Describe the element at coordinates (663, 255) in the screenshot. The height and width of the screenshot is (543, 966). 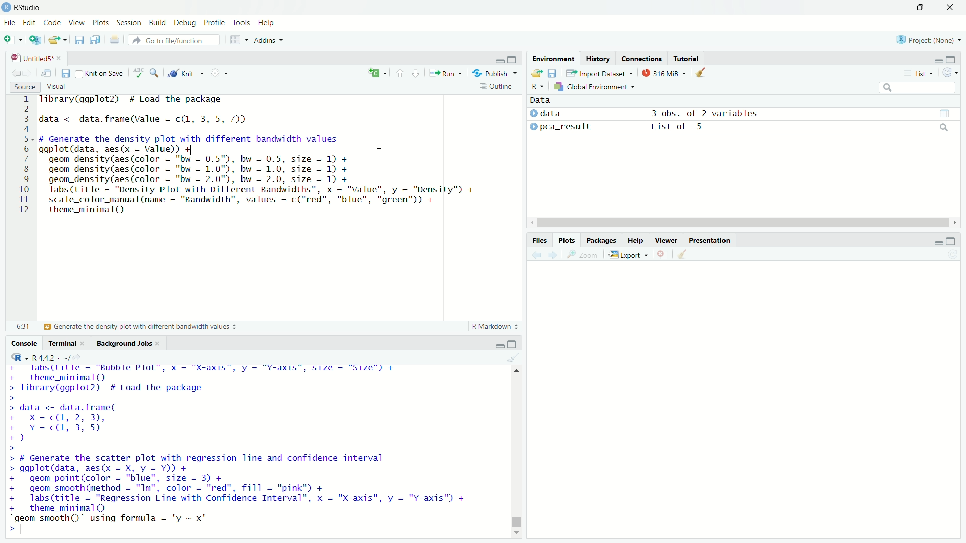
I see `Remove current plot` at that location.